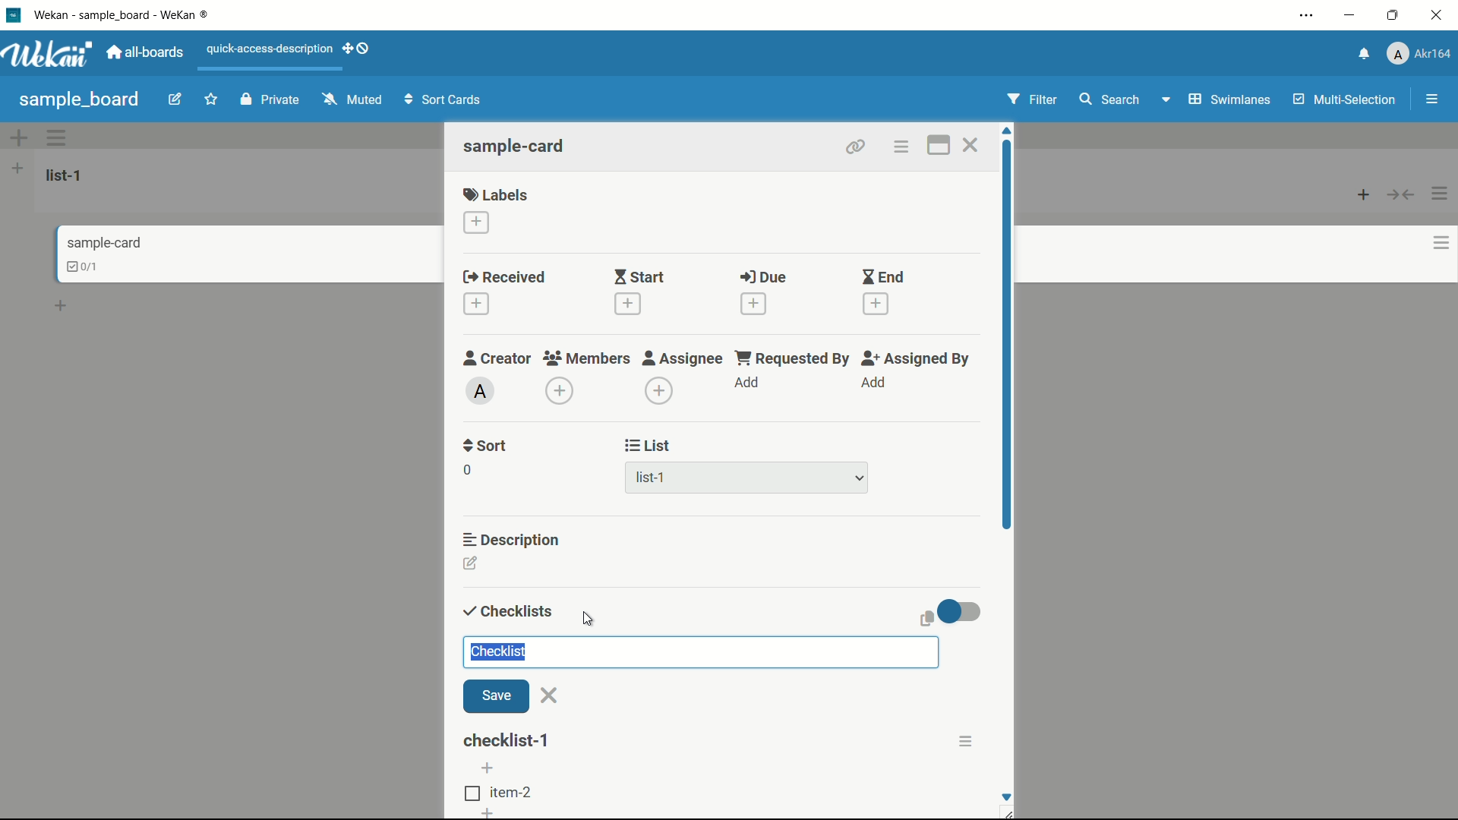 The image size is (1458, 820). I want to click on app icon, so click(13, 14).